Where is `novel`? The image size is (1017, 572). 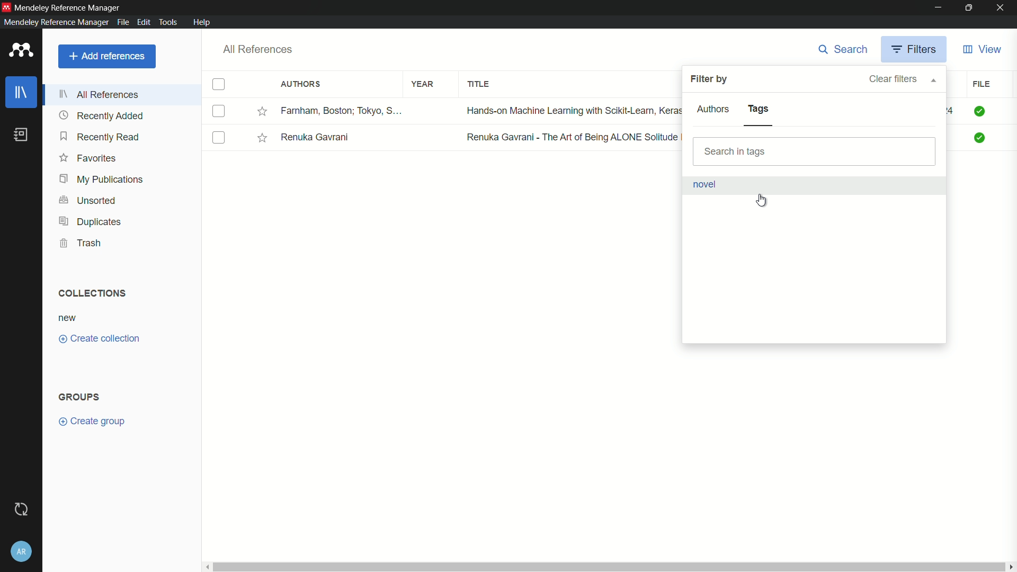 novel is located at coordinates (704, 184).